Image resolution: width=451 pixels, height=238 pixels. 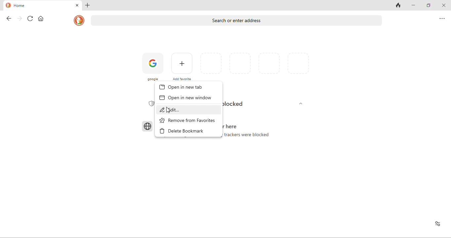 I want to click on add favorites, so click(x=183, y=66).